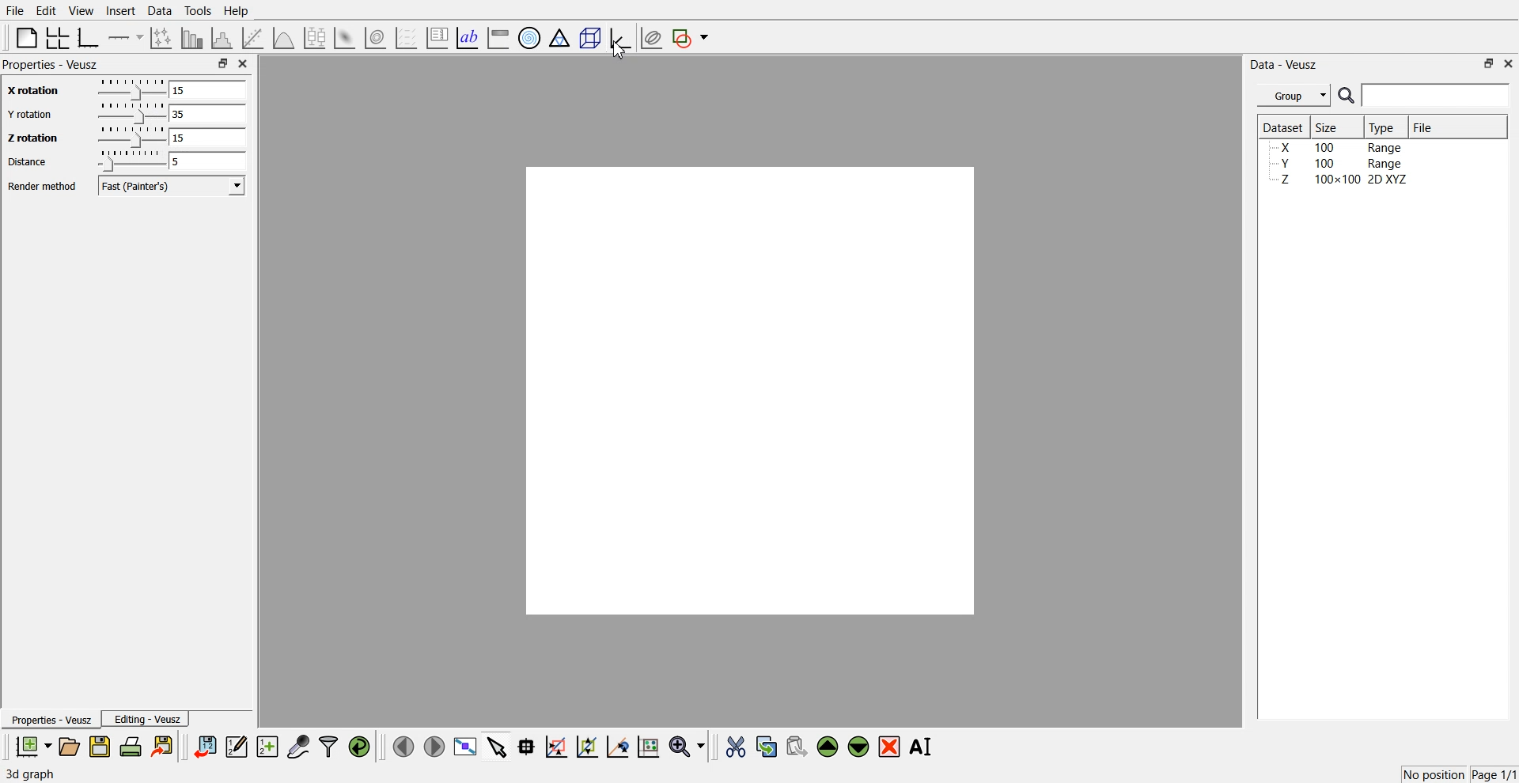 The width and height of the screenshot is (1519, 783). What do you see at coordinates (359, 747) in the screenshot?
I see `Reload linked dataset` at bounding box center [359, 747].